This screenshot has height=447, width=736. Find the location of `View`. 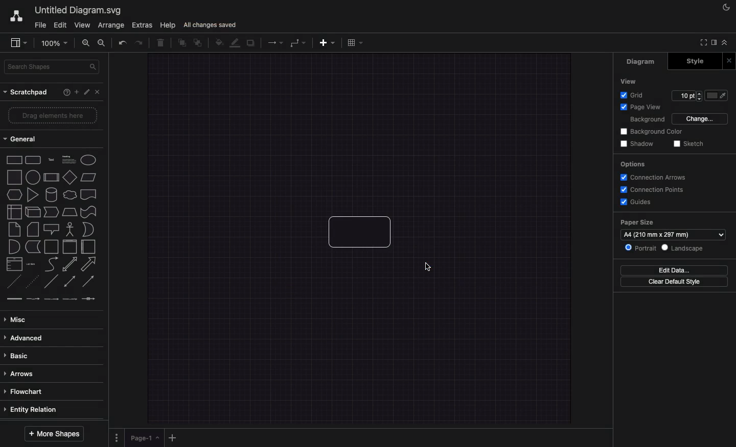

View is located at coordinates (82, 26).